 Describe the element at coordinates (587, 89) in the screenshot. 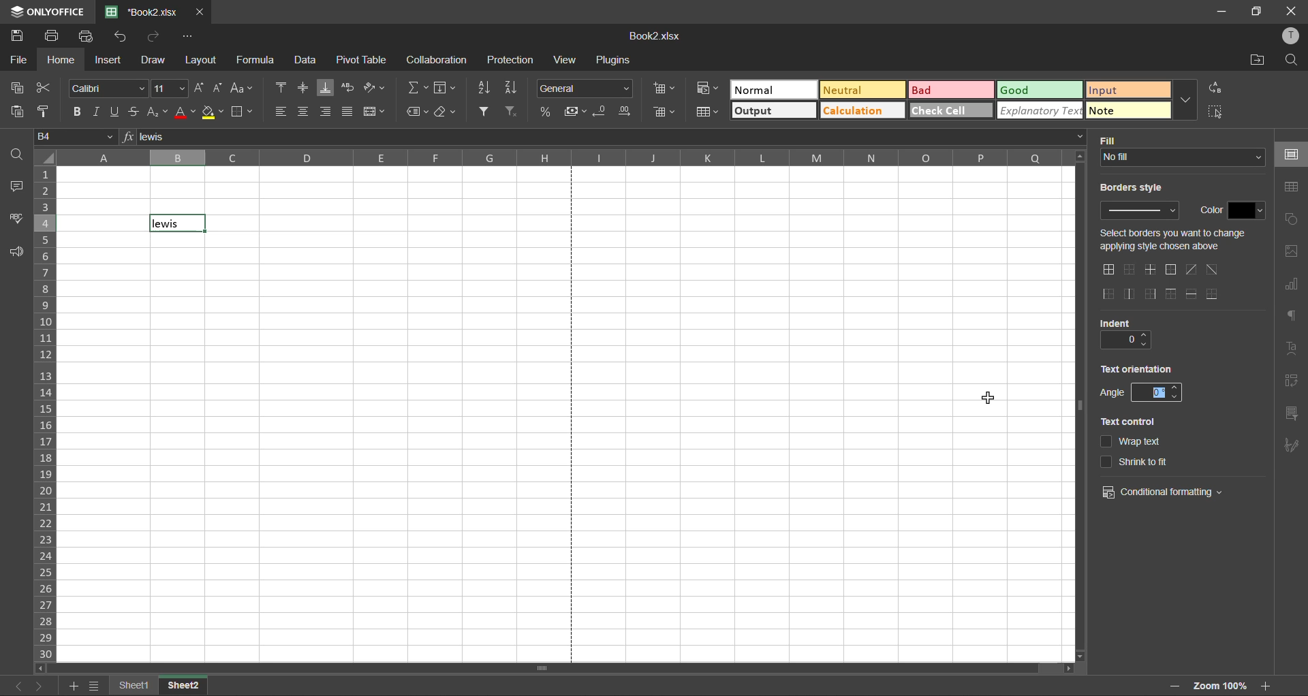

I see `number format` at that location.